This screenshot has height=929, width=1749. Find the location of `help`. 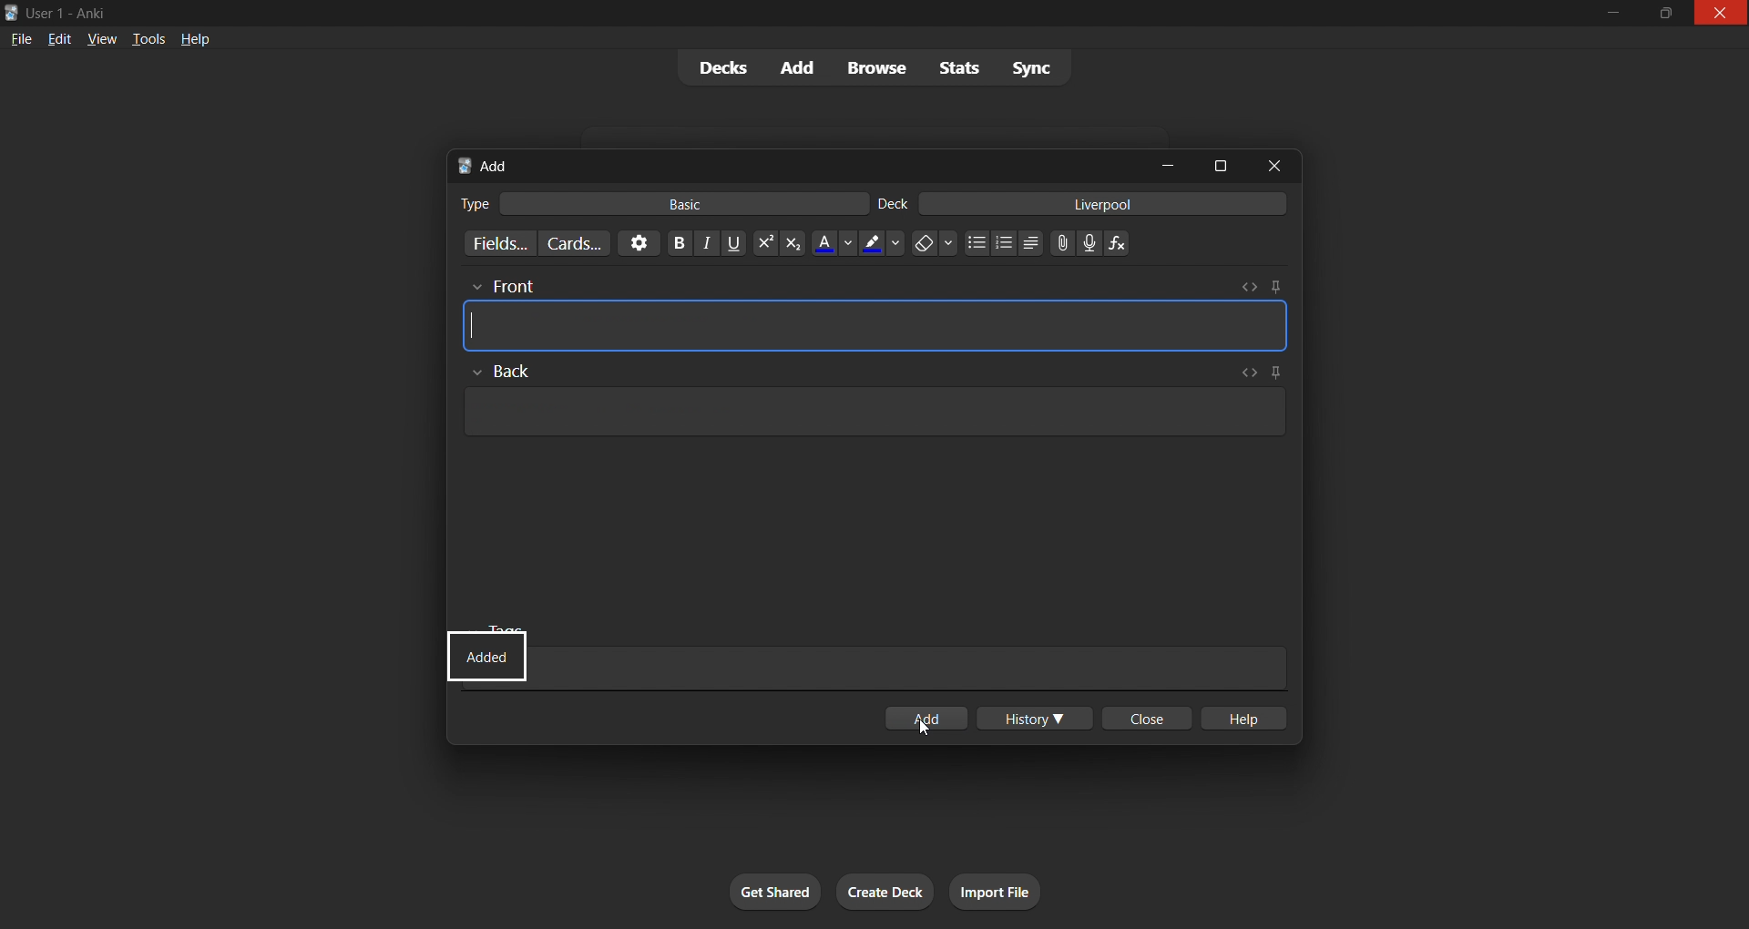

help is located at coordinates (193, 36).